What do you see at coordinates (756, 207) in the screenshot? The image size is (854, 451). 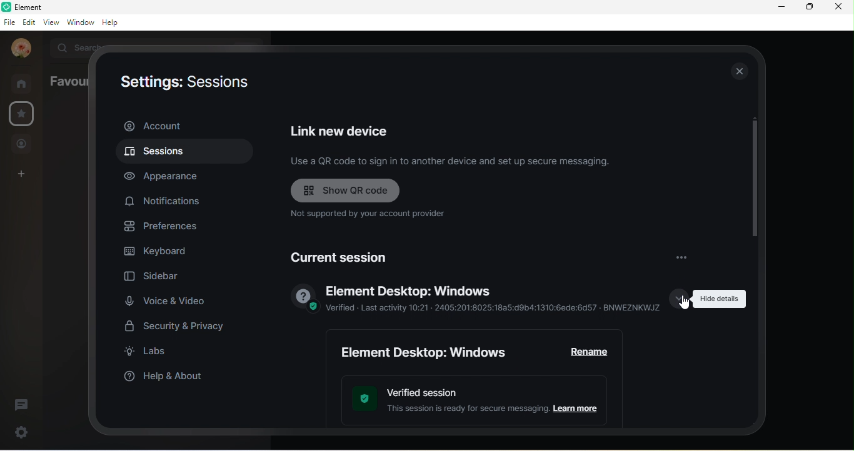 I see `vertical scroll bar` at bounding box center [756, 207].